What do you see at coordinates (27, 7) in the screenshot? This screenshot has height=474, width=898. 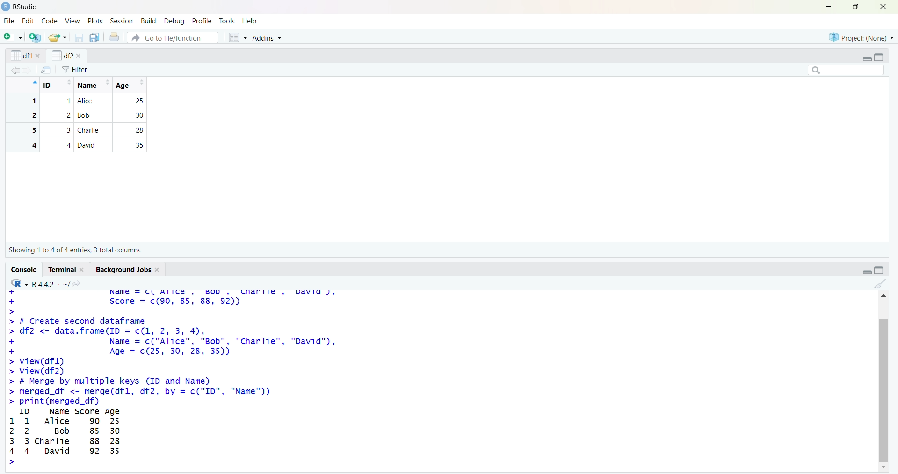 I see `RStudio` at bounding box center [27, 7].